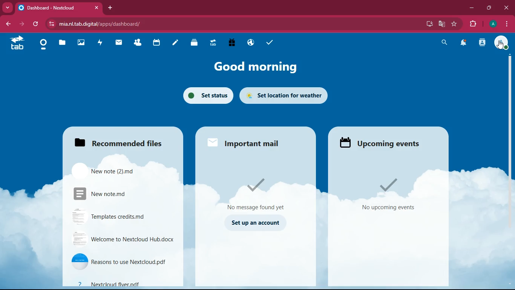 Image resolution: width=515 pixels, height=290 pixels. What do you see at coordinates (8, 8) in the screenshot?
I see `more` at bounding box center [8, 8].